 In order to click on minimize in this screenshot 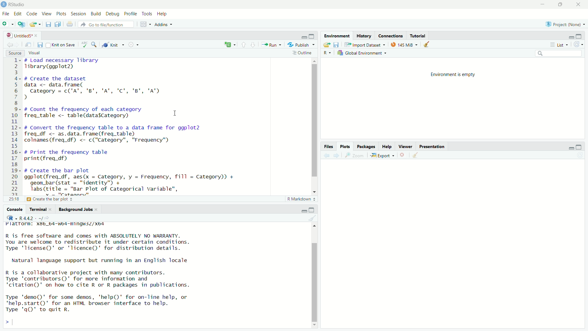, I will do `click(304, 37)`.